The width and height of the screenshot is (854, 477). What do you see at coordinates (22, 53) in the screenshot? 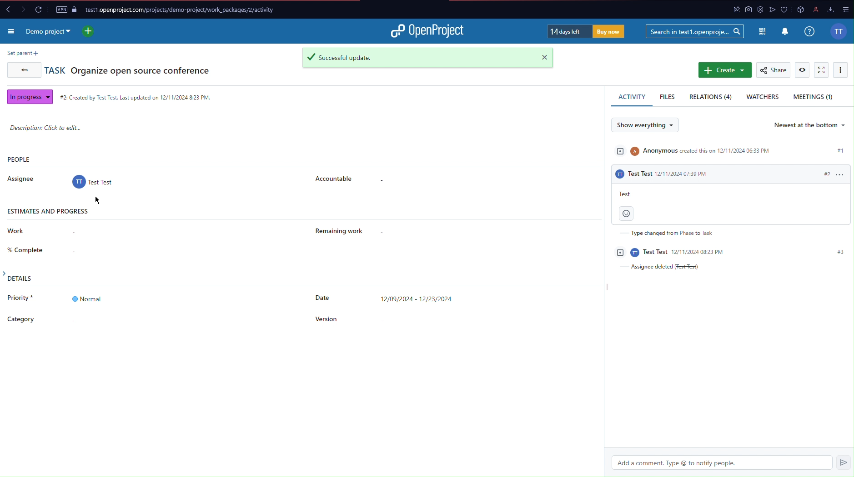
I see `Set parent` at bounding box center [22, 53].